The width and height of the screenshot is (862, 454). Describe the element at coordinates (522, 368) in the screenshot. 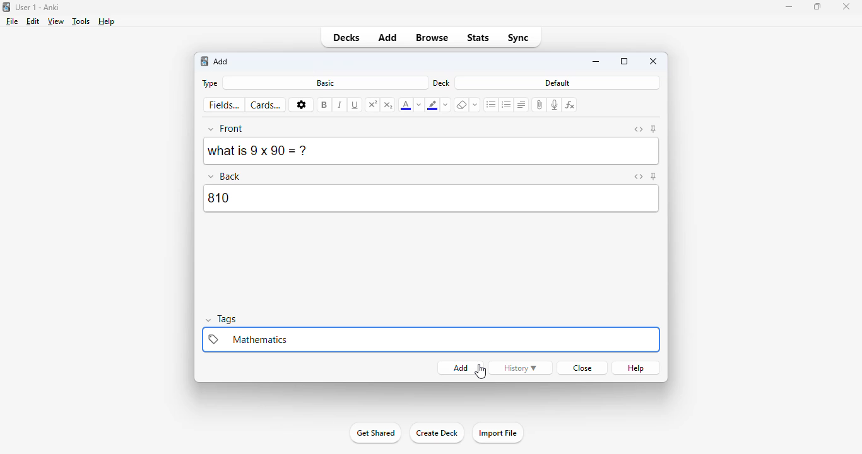

I see `history` at that location.